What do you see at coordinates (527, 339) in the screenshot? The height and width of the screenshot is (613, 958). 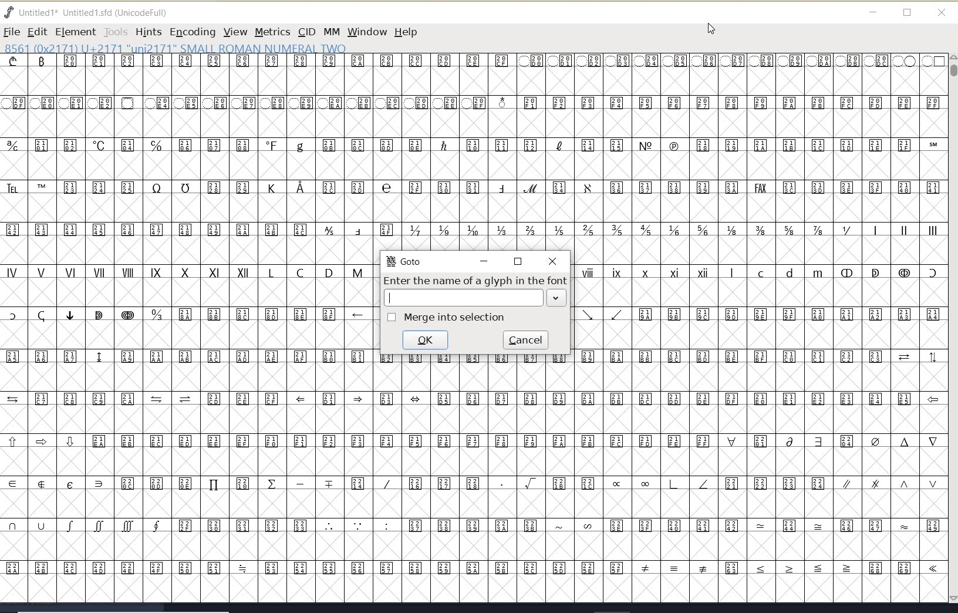 I see `cancel` at bounding box center [527, 339].